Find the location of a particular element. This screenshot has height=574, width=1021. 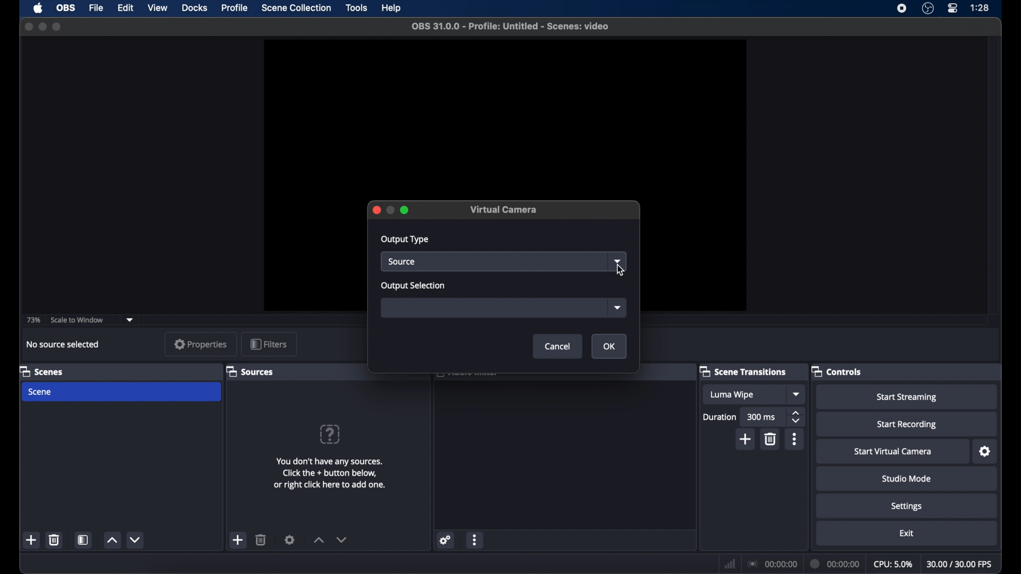

dropdown is located at coordinates (618, 261).